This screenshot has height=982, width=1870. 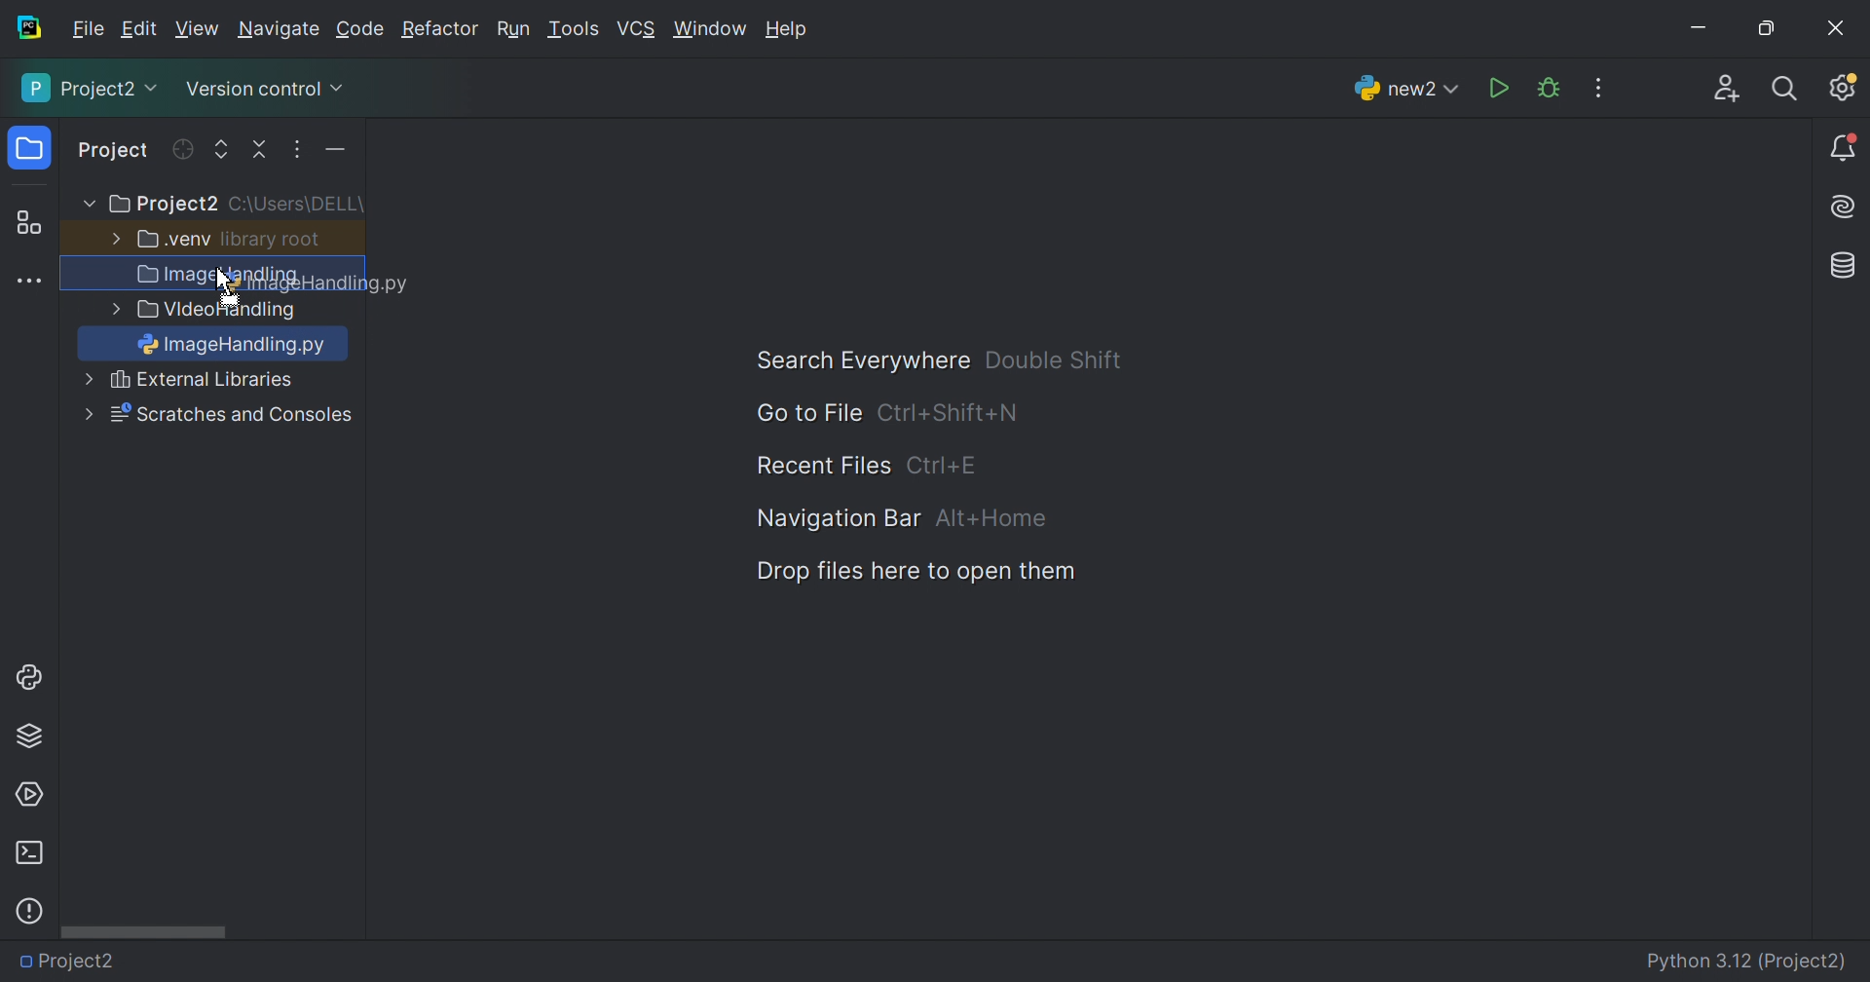 What do you see at coordinates (1845, 149) in the screenshot?
I see `Notifications` at bounding box center [1845, 149].